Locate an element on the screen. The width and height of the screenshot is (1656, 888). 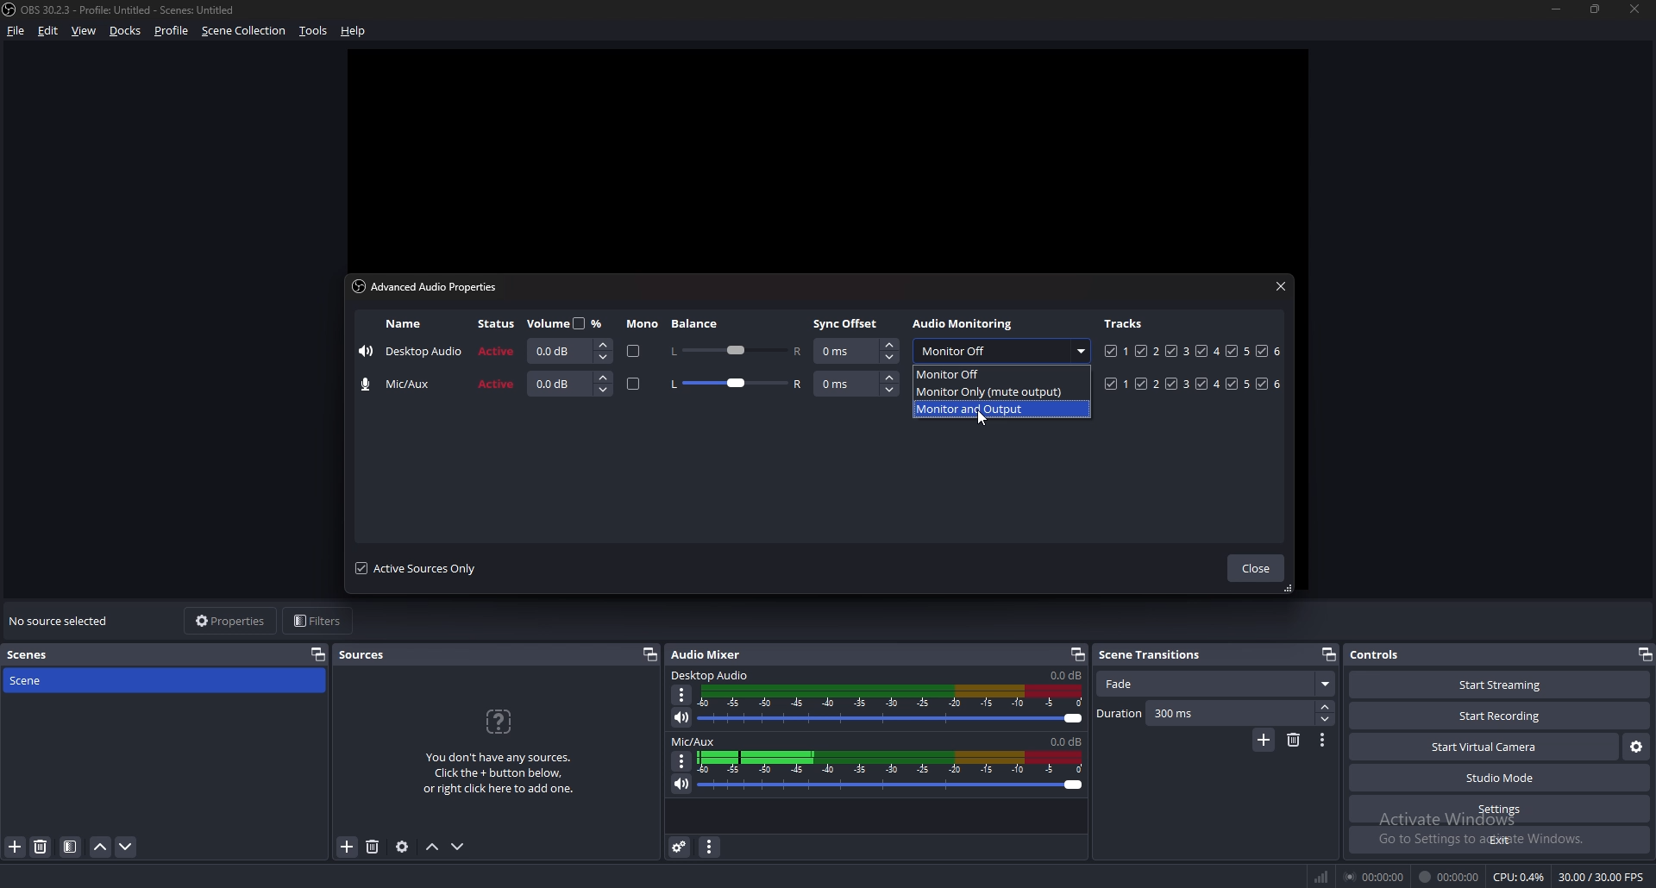
options is located at coordinates (683, 695).